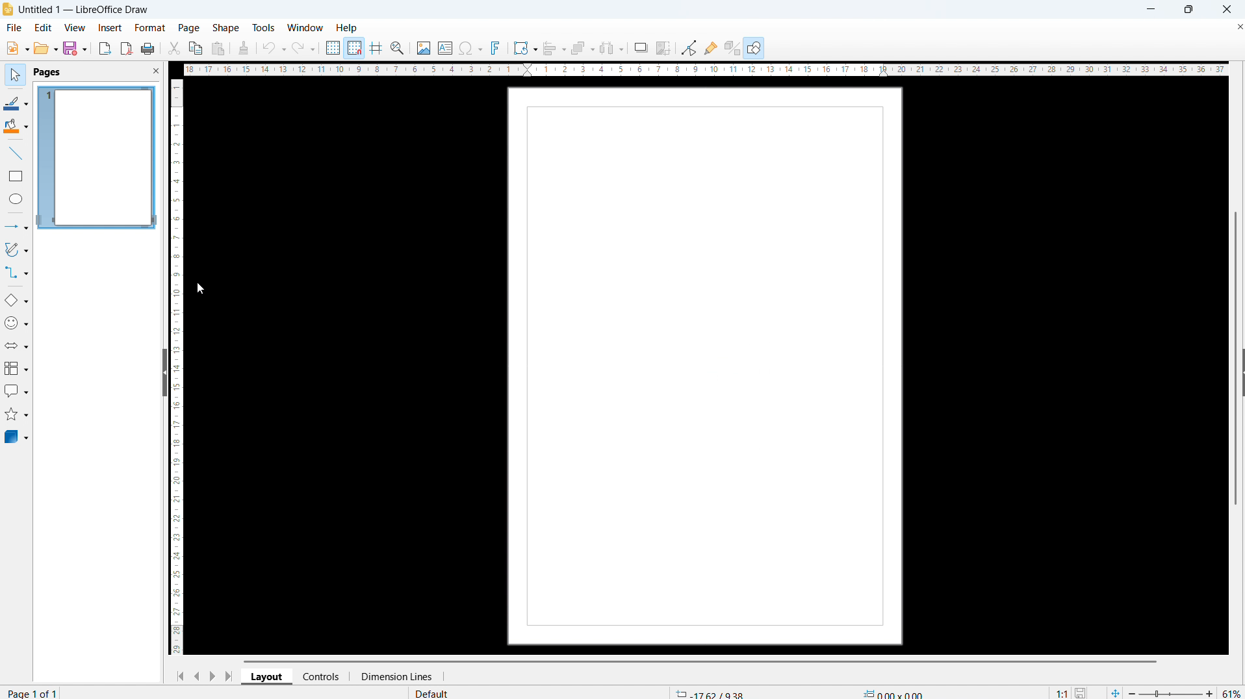 The image size is (1245, 699). Describe the element at coordinates (332, 47) in the screenshot. I see `display grid` at that location.